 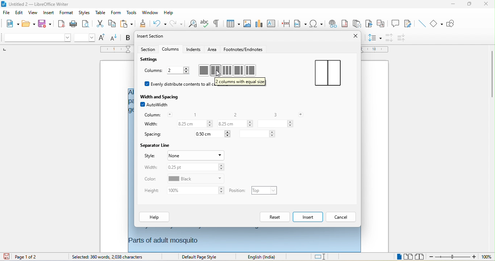 I want to click on cancel, so click(x=342, y=217).